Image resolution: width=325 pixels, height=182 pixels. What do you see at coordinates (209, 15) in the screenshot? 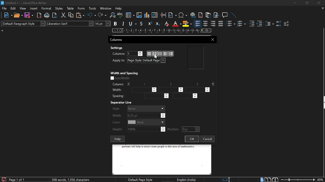
I see `Insert footnote` at bounding box center [209, 15].